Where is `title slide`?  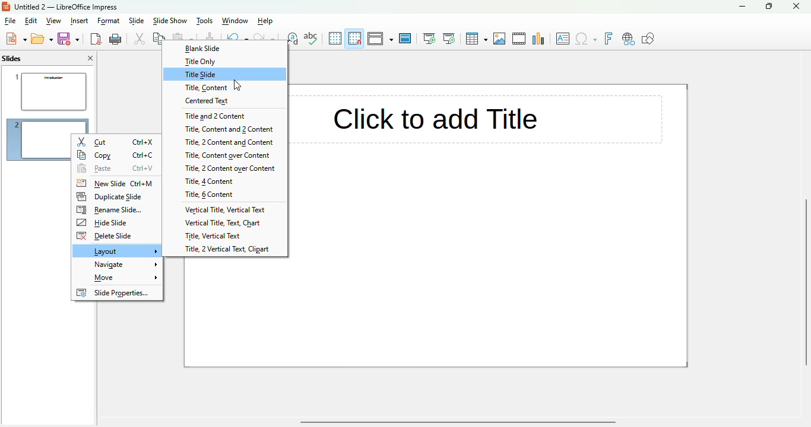
title slide is located at coordinates (225, 75).